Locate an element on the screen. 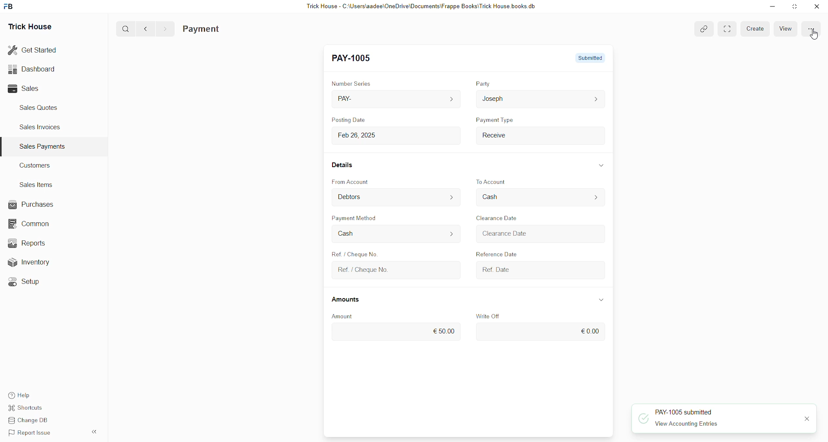 This screenshot has width=828, height=442. €50.00 is located at coordinates (394, 332).